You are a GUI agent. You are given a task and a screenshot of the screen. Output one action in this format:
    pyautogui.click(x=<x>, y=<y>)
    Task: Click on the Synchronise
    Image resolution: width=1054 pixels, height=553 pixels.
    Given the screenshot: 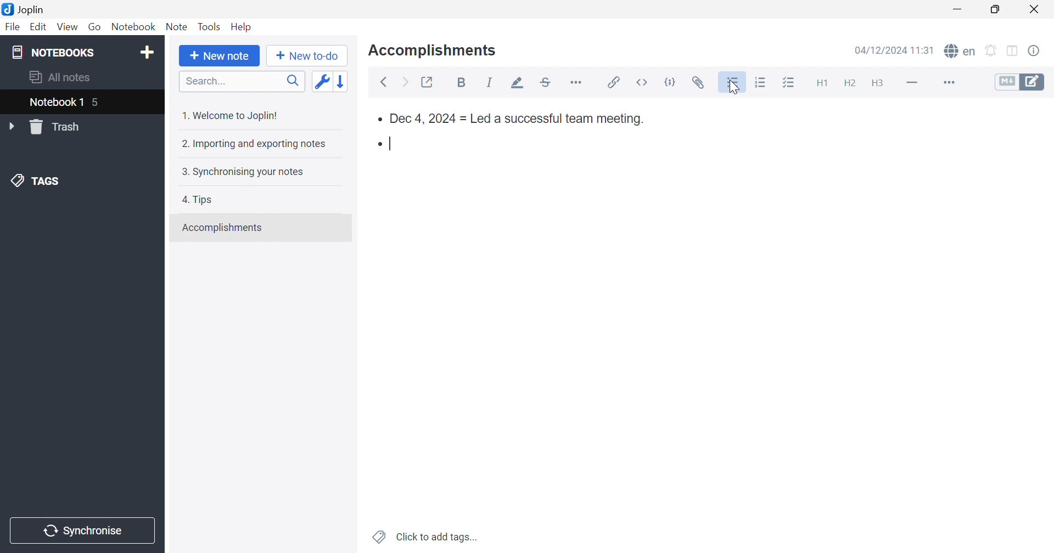 What is the action you would take?
    pyautogui.click(x=80, y=531)
    